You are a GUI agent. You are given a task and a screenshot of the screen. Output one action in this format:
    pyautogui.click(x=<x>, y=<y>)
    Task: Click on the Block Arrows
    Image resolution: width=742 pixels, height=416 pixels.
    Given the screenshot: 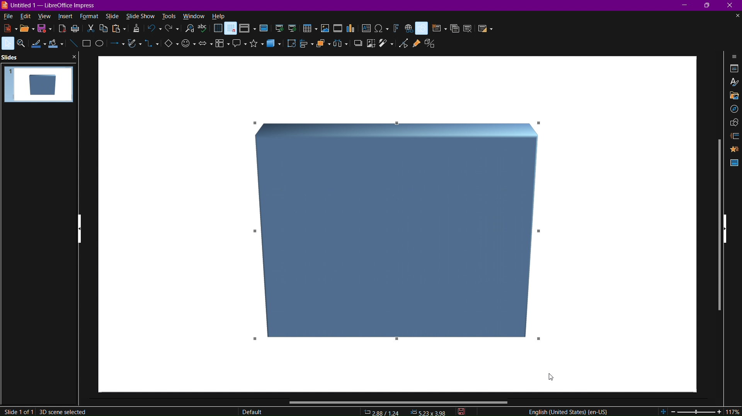 What is the action you would take?
    pyautogui.click(x=204, y=47)
    